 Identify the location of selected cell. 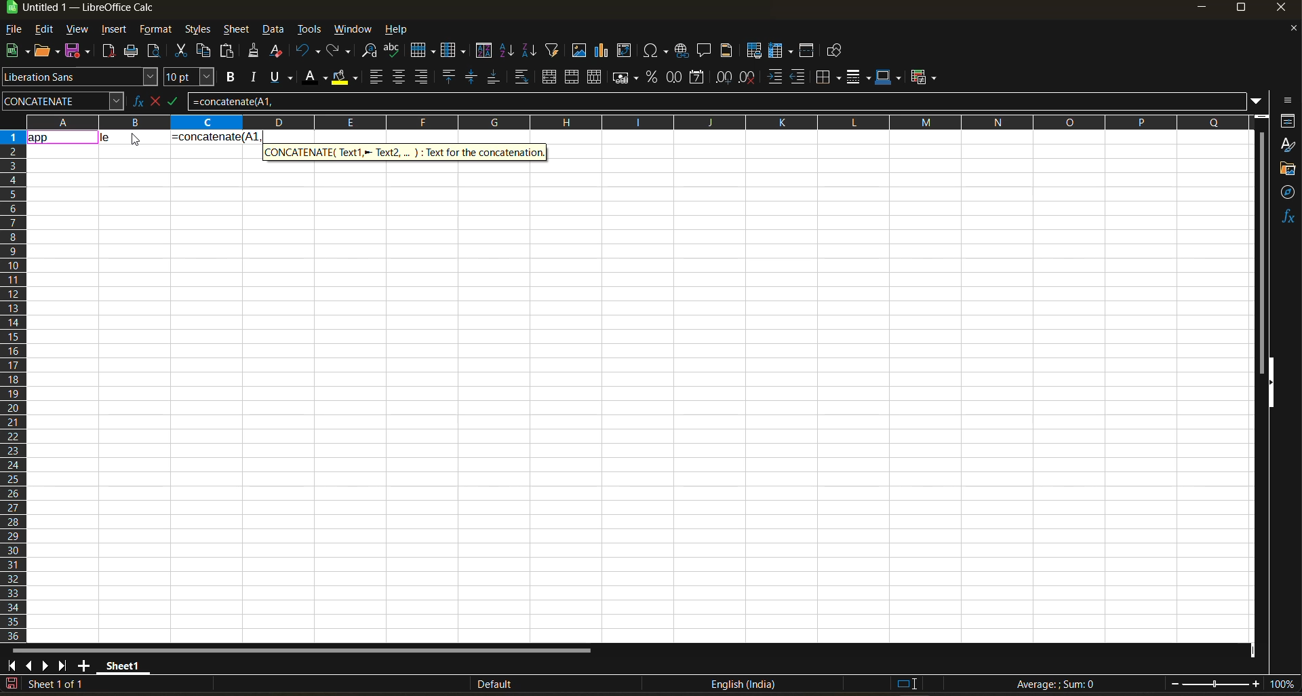
(62, 136).